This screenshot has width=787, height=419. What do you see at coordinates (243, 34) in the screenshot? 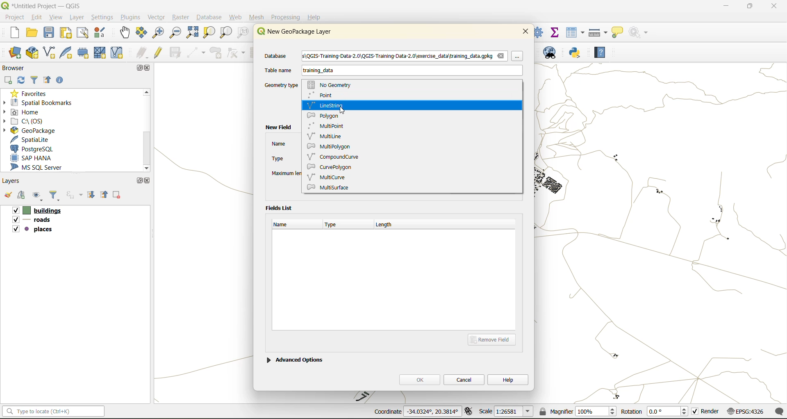
I see `zoom native` at bounding box center [243, 34].